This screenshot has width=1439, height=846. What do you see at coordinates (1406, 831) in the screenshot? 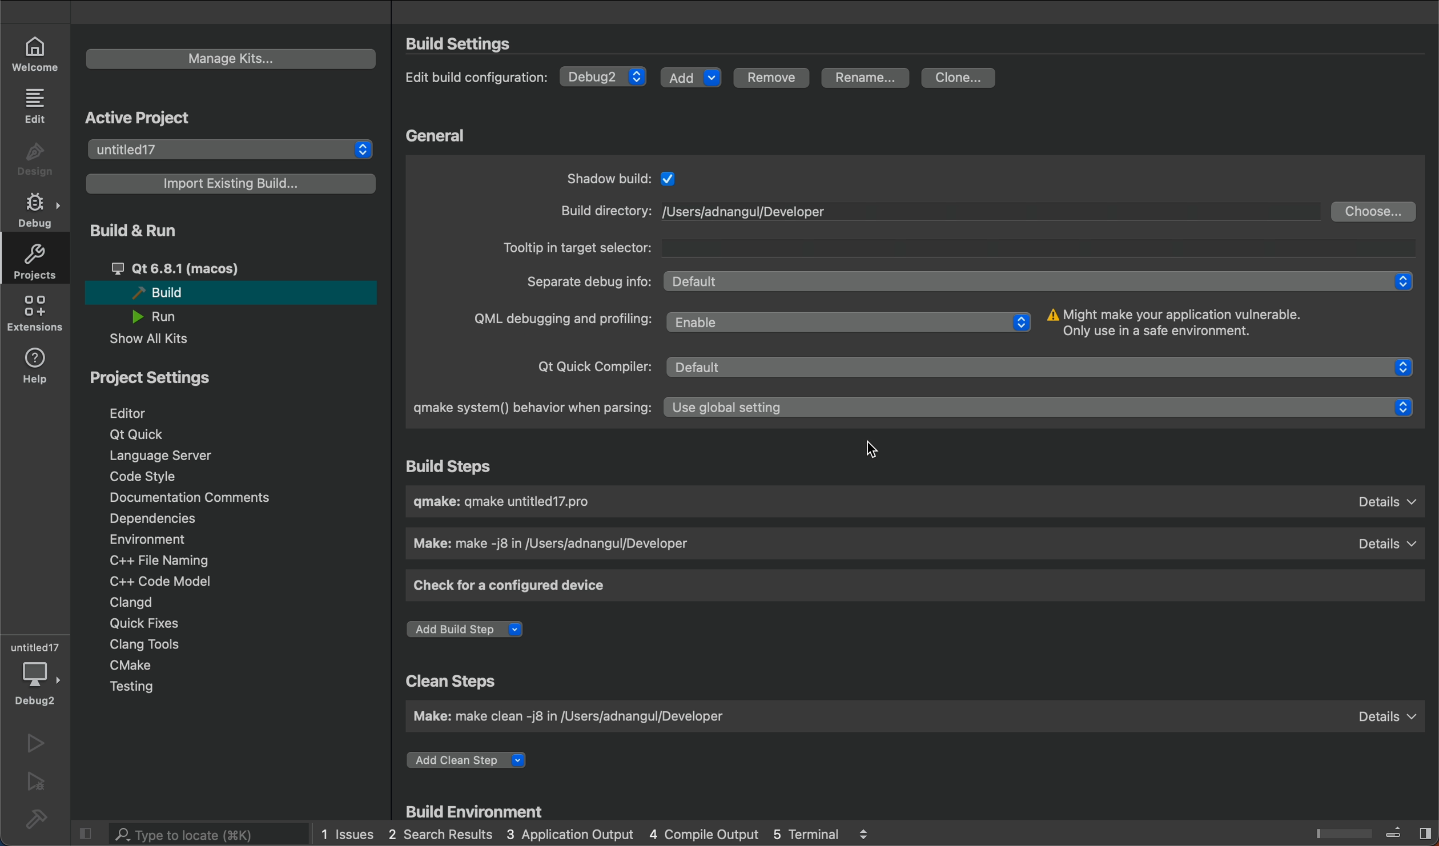
I see `toggle sidebar` at bounding box center [1406, 831].